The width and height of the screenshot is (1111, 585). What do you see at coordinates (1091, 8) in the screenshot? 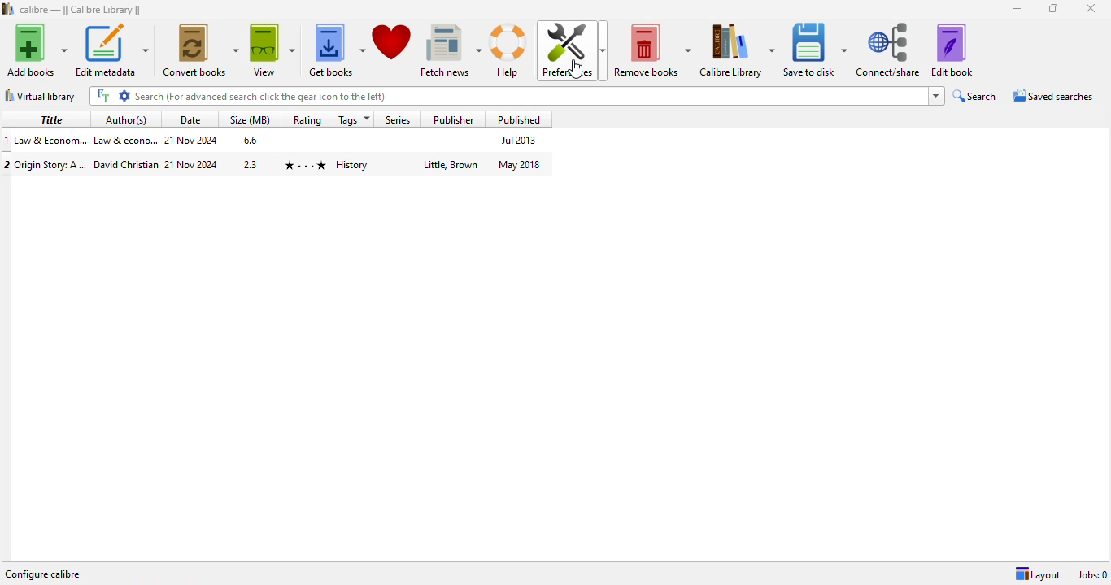
I see `close` at bounding box center [1091, 8].